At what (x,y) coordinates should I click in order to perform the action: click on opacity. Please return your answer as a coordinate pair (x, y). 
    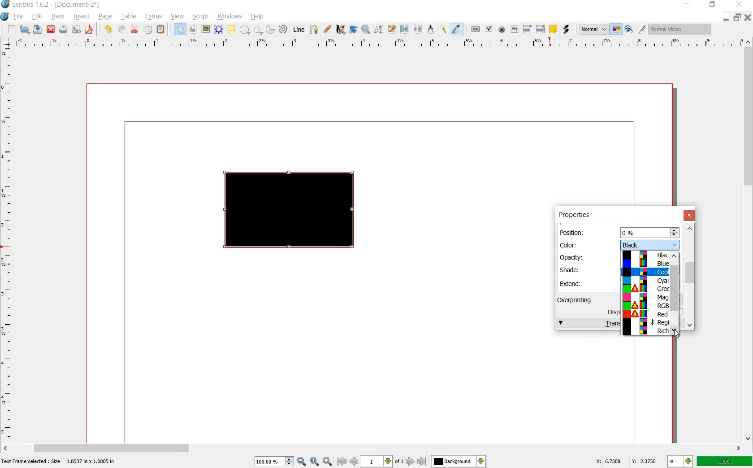
    Looking at the image, I should click on (572, 257).